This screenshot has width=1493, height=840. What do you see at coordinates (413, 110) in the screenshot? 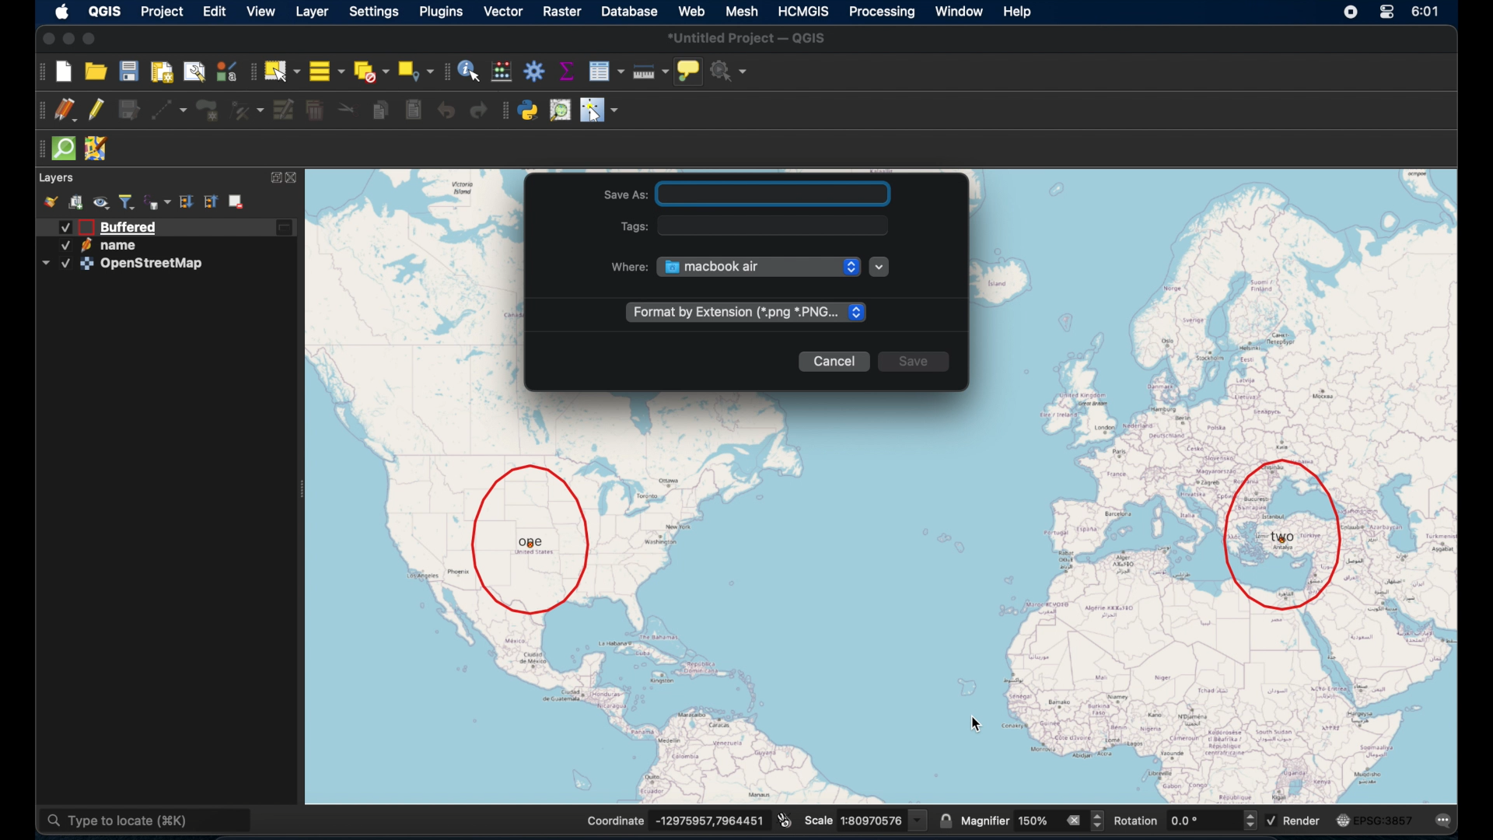
I see `paste features` at bounding box center [413, 110].